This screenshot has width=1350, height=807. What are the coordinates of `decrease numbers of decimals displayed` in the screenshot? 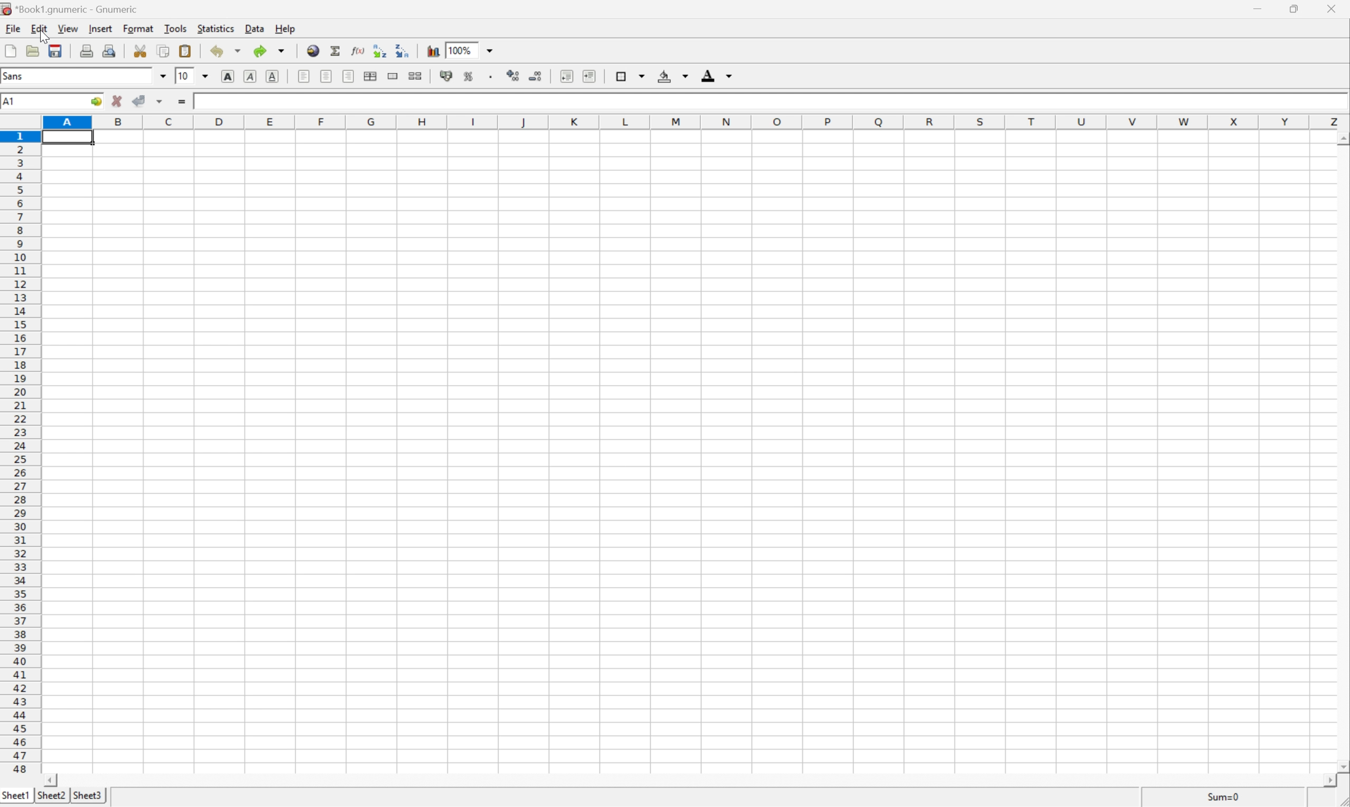 It's located at (538, 75).